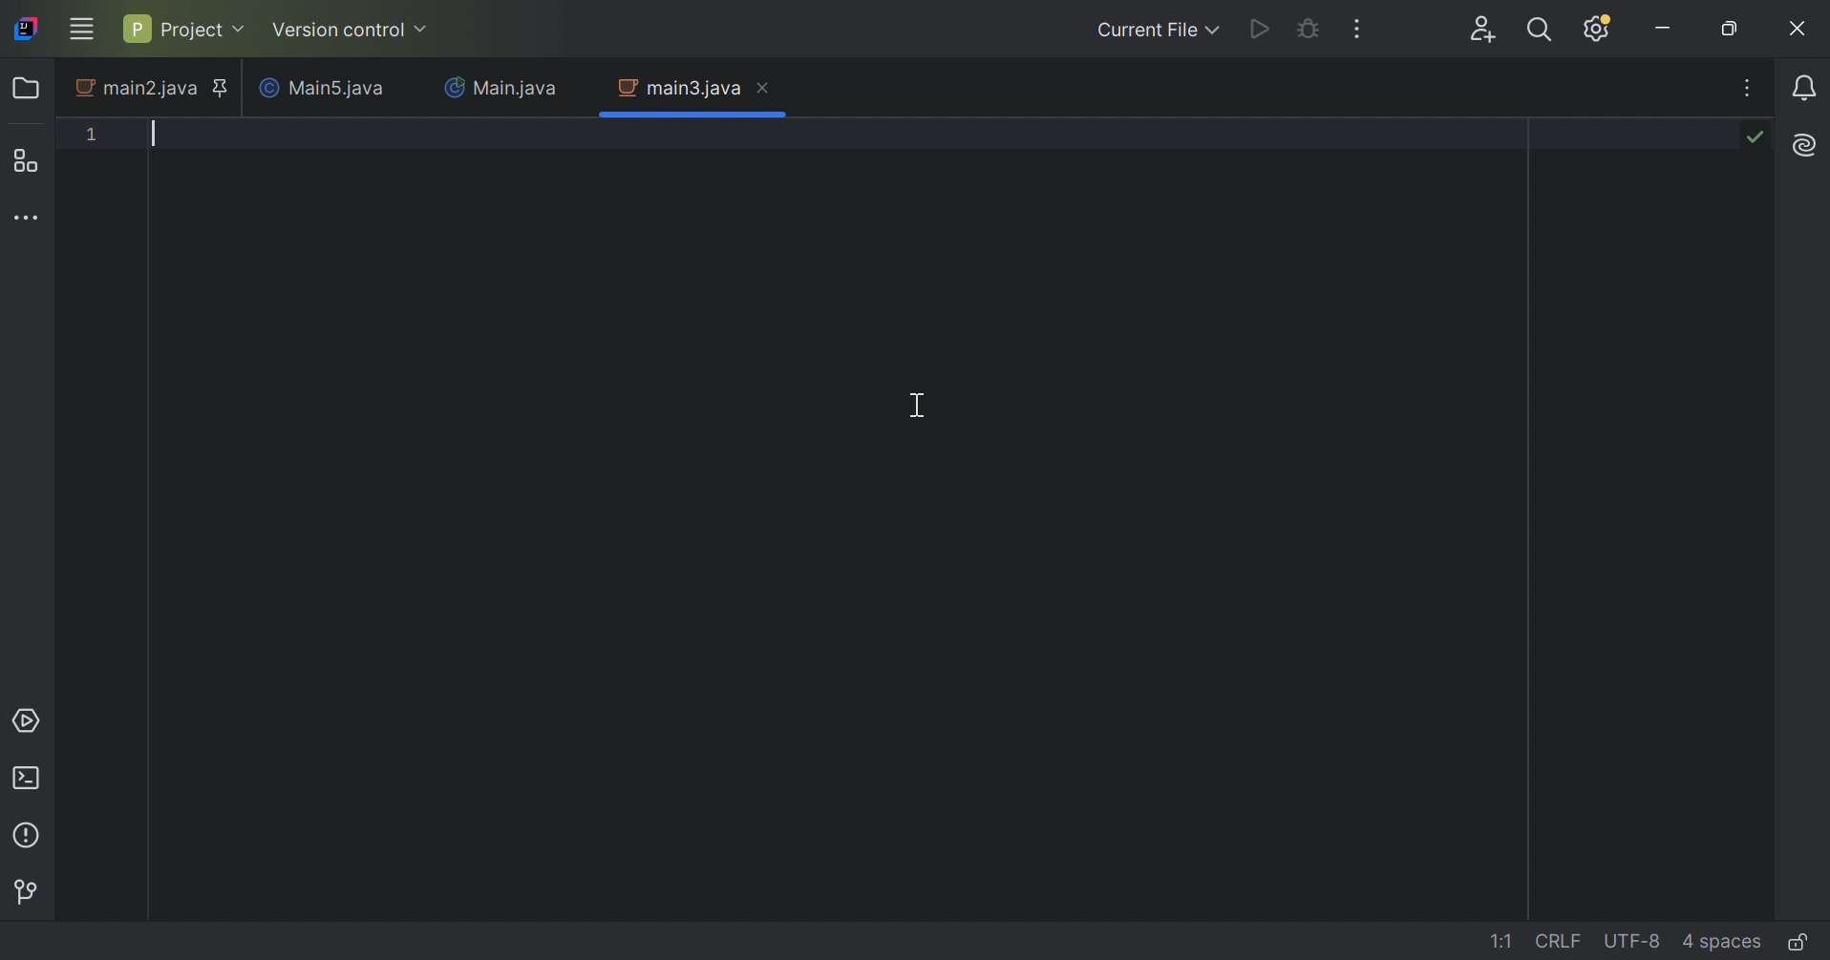 This screenshot has width=1830, height=960. I want to click on Terminal, so click(28, 778).